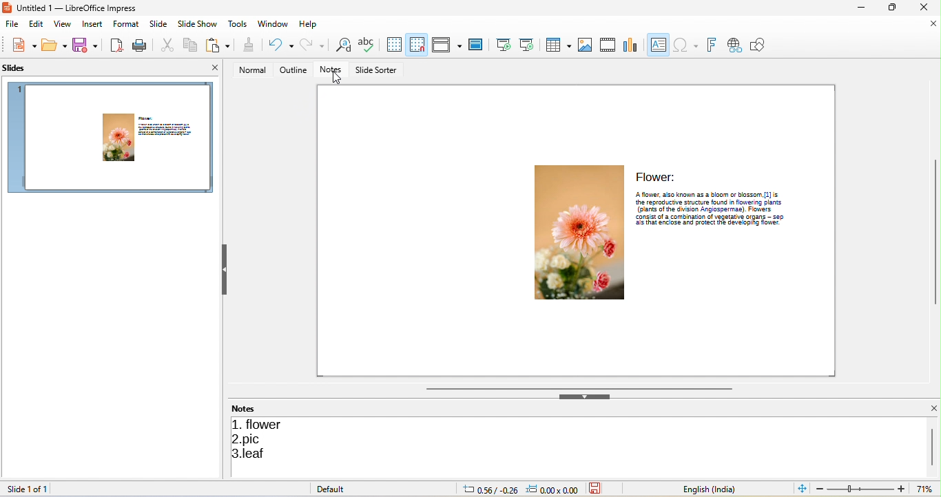 The image size is (941, 497). Describe the element at coordinates (557, 43) in the screenshot. I see `table` at that location.